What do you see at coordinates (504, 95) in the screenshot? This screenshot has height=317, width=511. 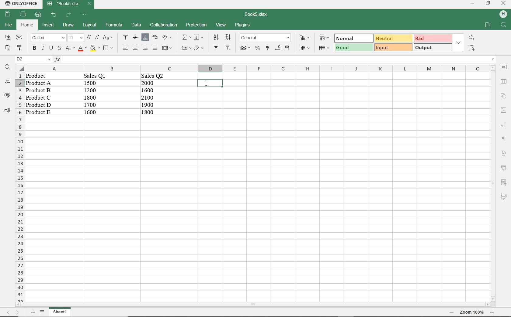 I see `shape` at bounding box center [504, 95].